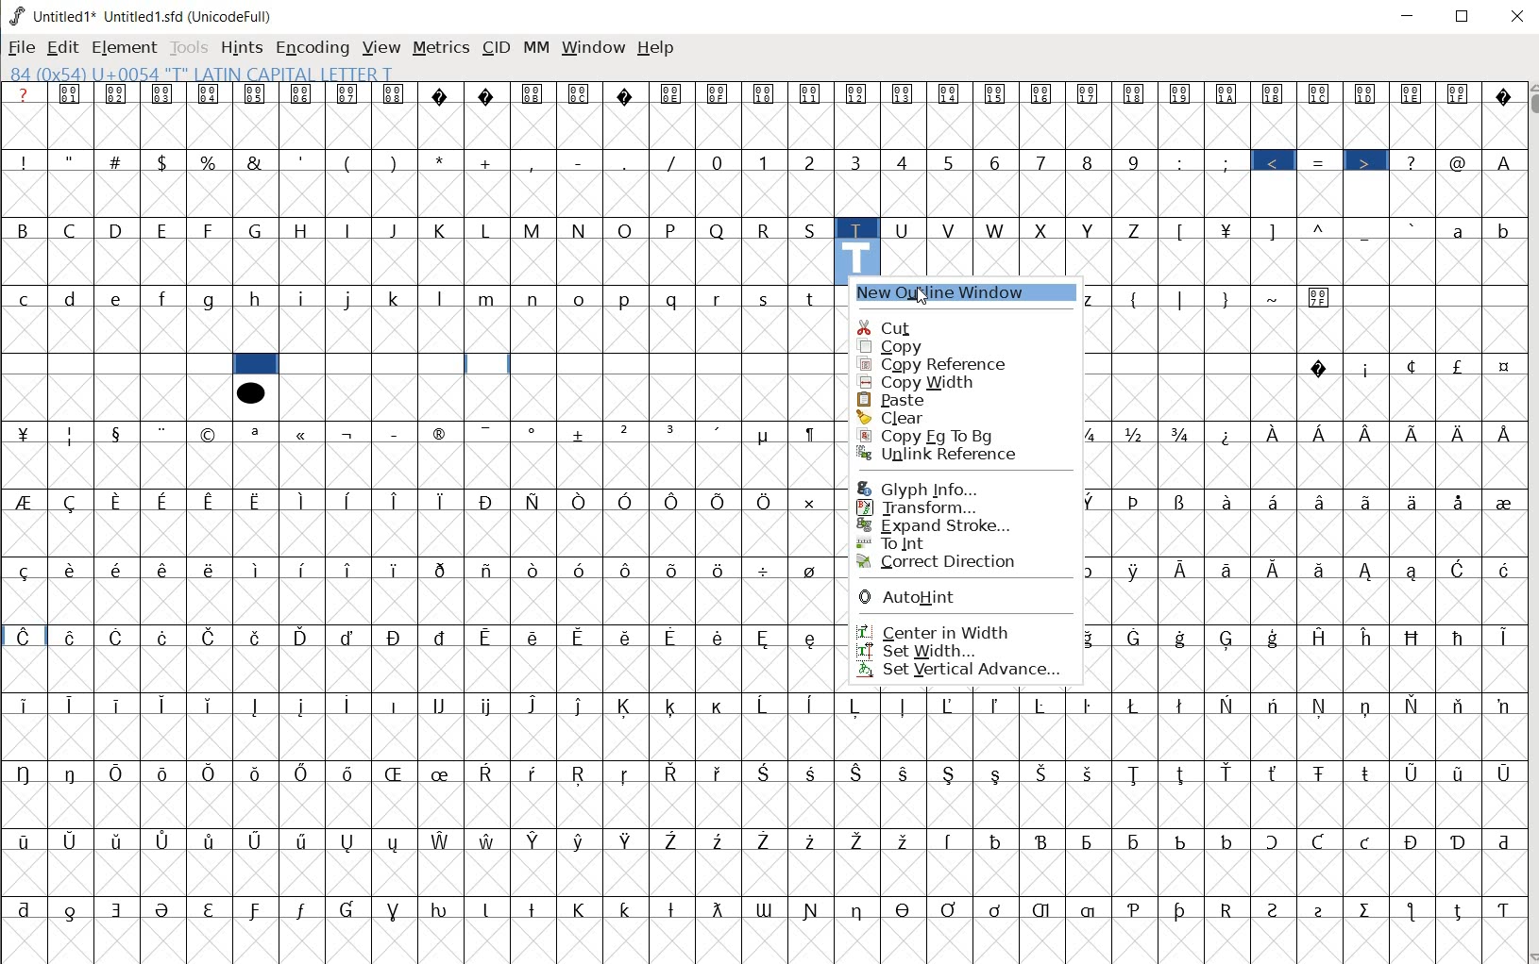 Image resolution: width=1539 pixels, height=964 pixels. What do you see at coordinates (997, 774) in the screenshot?
I see `Symbol` at bounding box center [997, 774].